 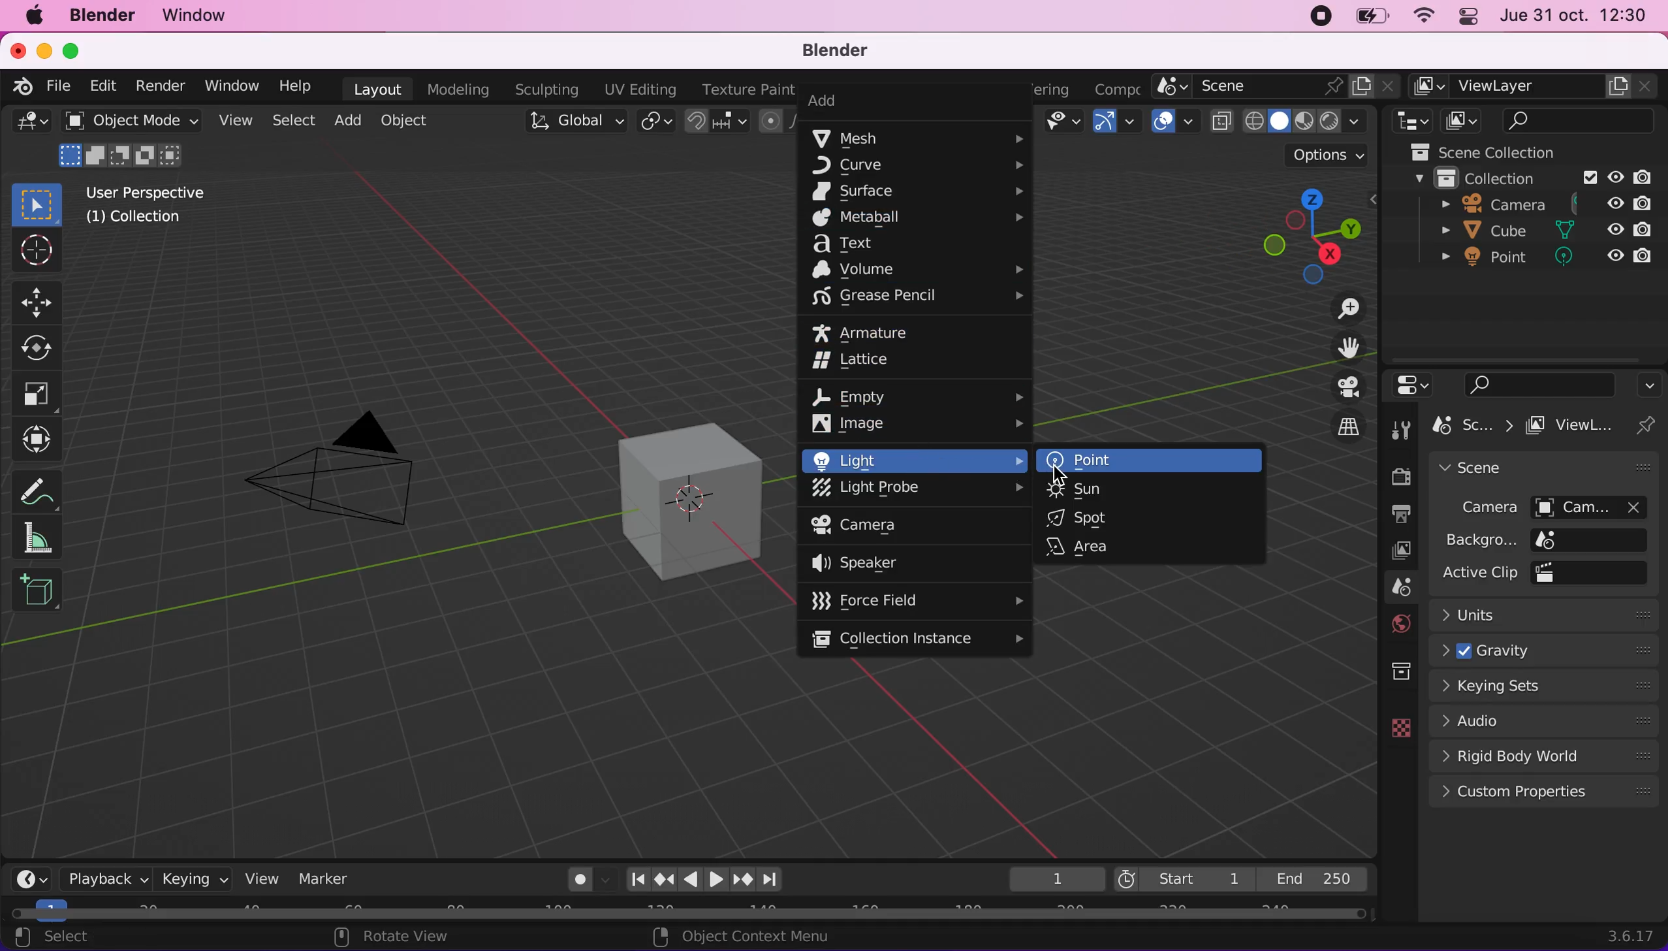 What do you see at coordinates (105, 88) in the screenshot?
I see `edit` at bounding box center [105, 88].